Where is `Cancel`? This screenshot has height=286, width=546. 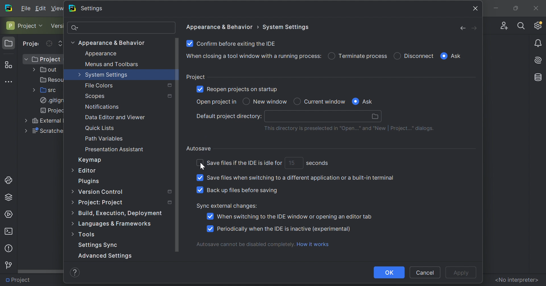 Cancel is located at coordinates (425, 273).